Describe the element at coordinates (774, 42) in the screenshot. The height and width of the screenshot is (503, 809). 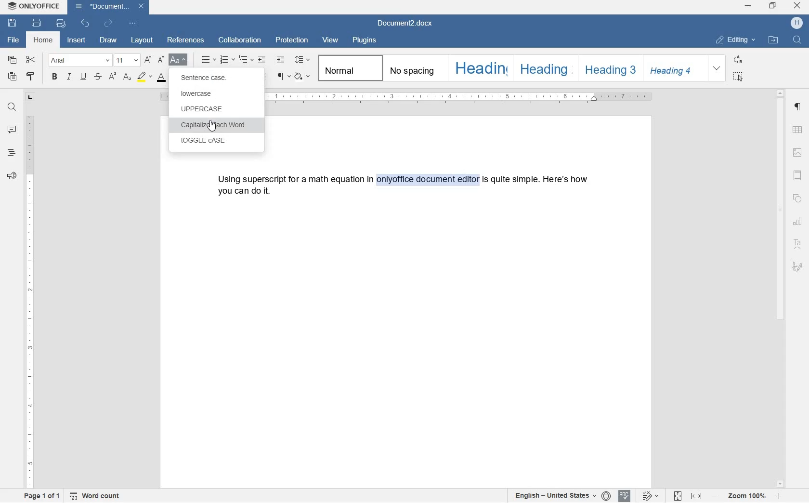
I see `OPEN FILE LOCATION` at that location.